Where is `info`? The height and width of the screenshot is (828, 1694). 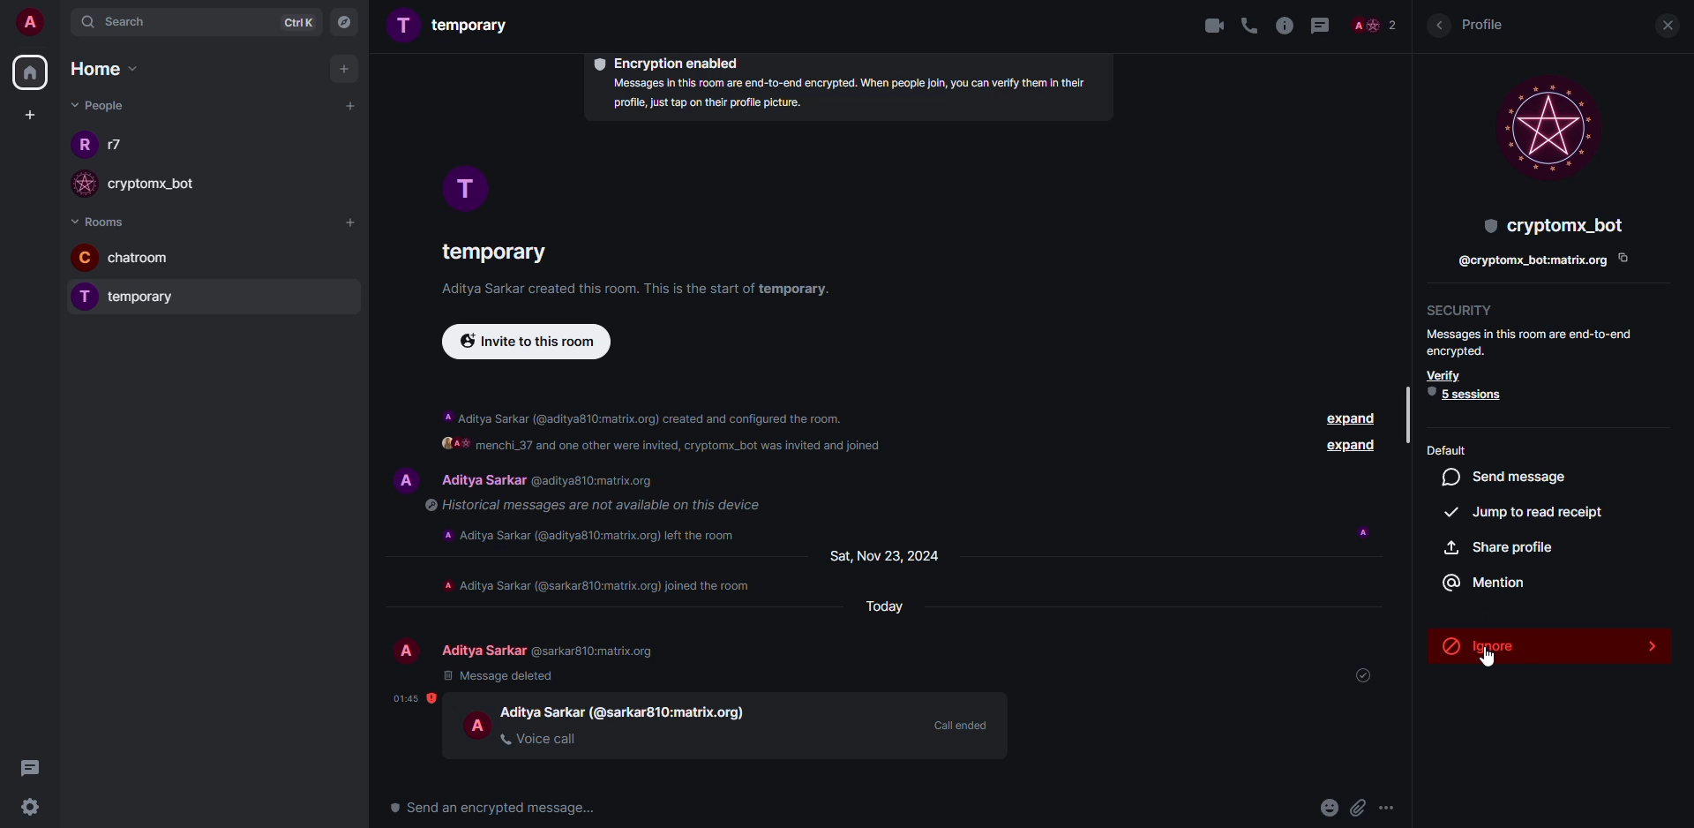
info is located at coordinates (588, 505).